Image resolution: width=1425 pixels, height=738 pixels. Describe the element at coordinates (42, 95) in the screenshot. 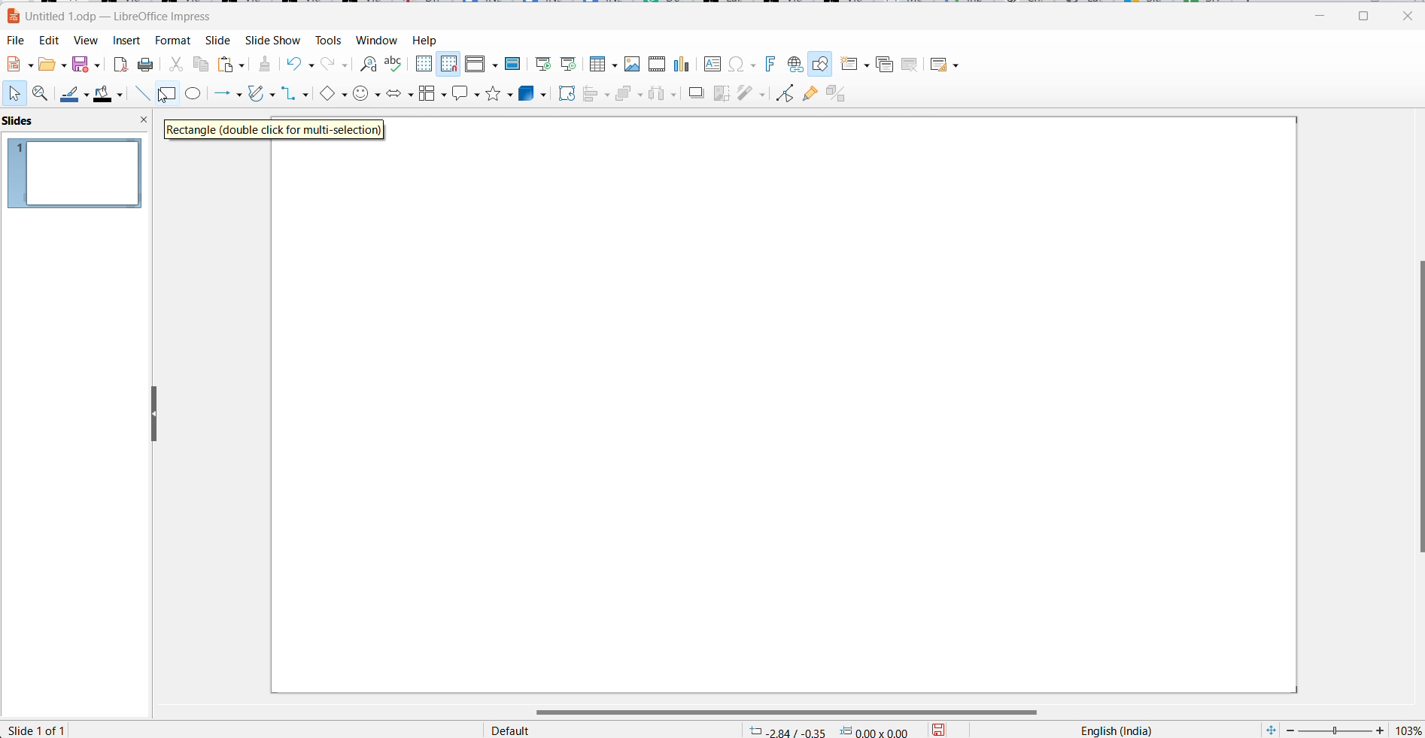

I see `zoom and pan` at that location.